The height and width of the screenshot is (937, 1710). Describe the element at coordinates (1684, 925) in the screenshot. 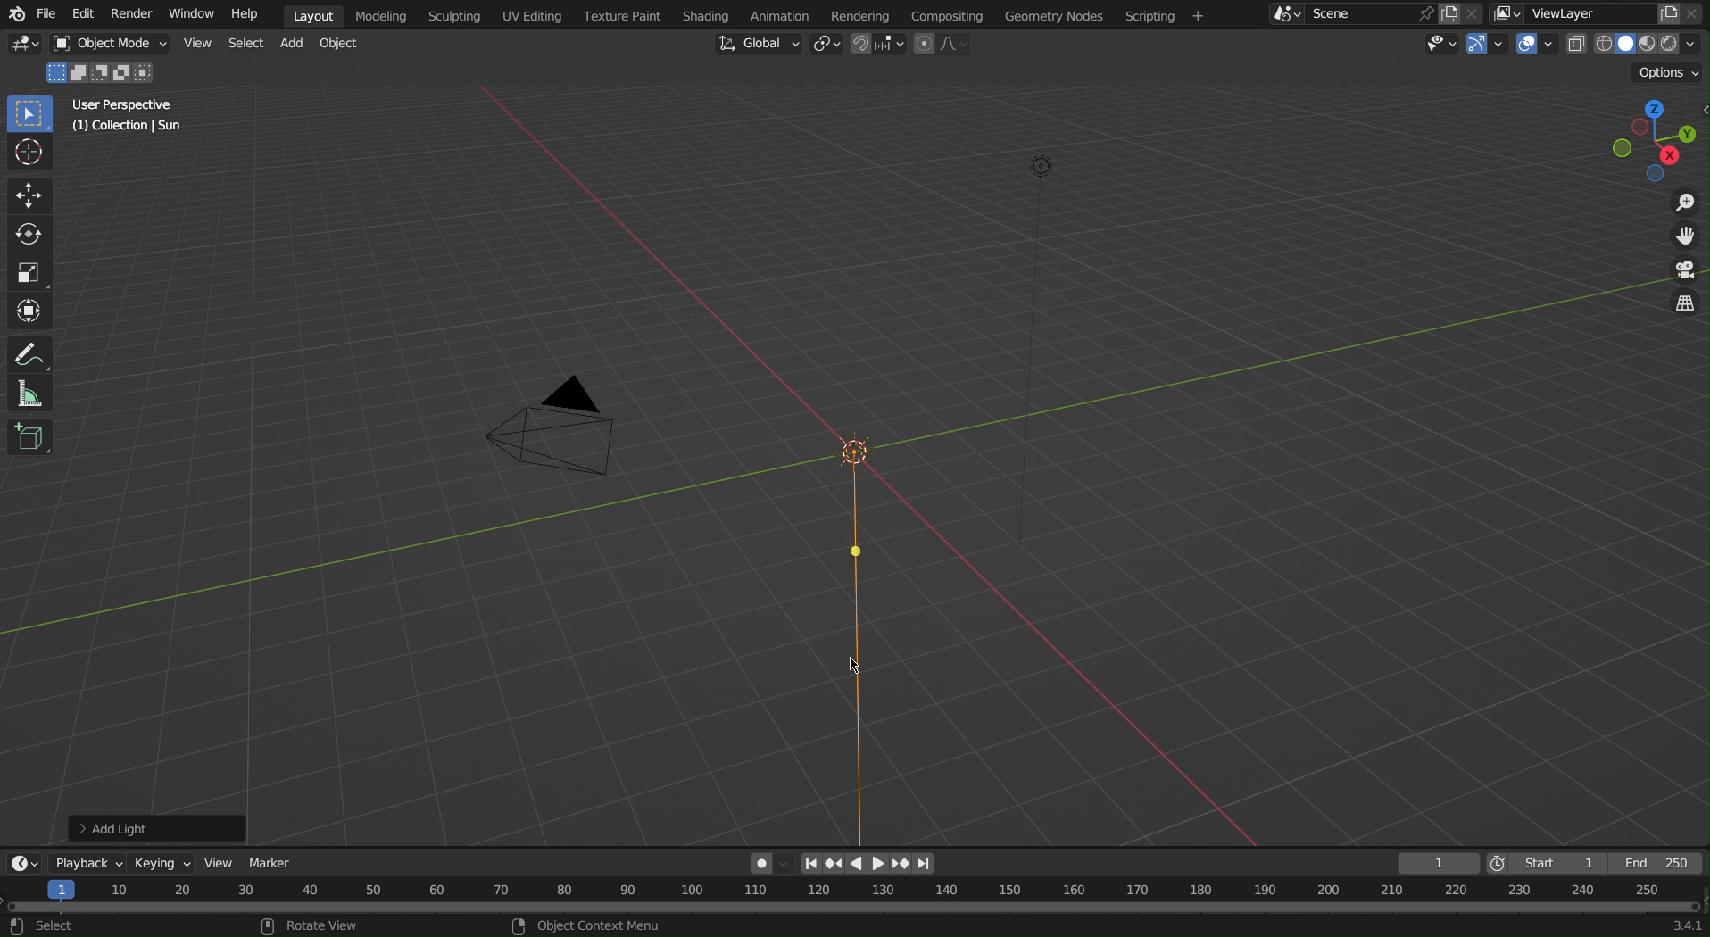

I see `3:41` at that location.